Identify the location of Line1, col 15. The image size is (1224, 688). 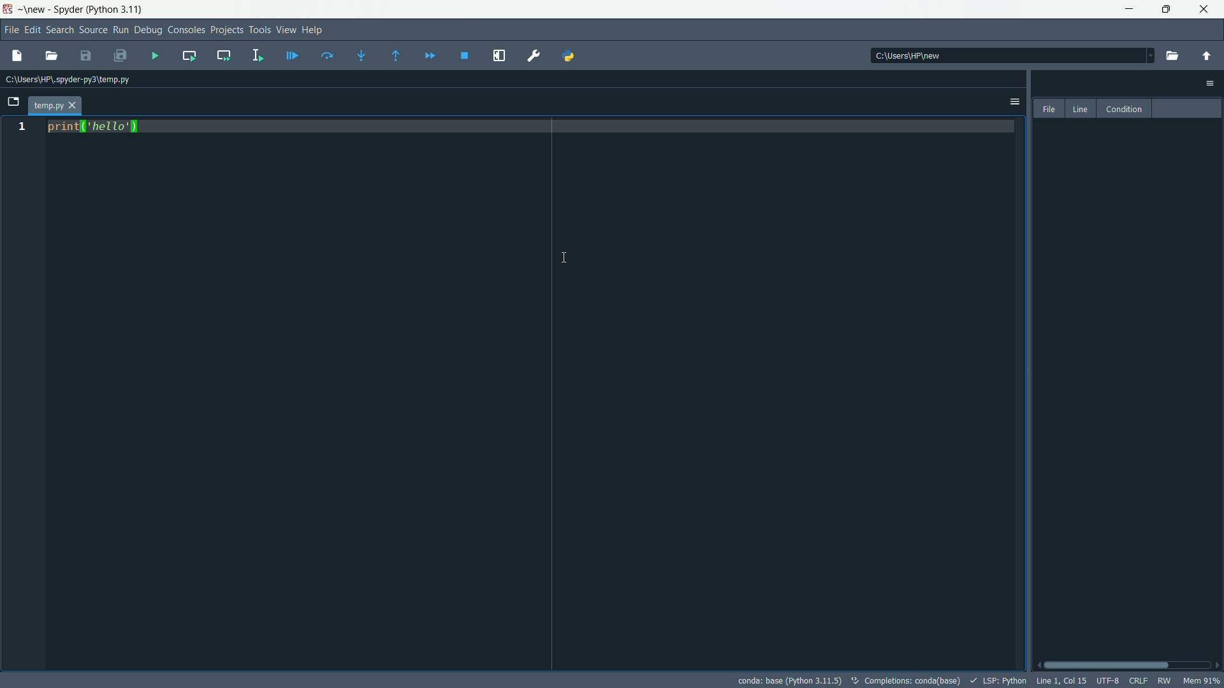
(1061, 680).